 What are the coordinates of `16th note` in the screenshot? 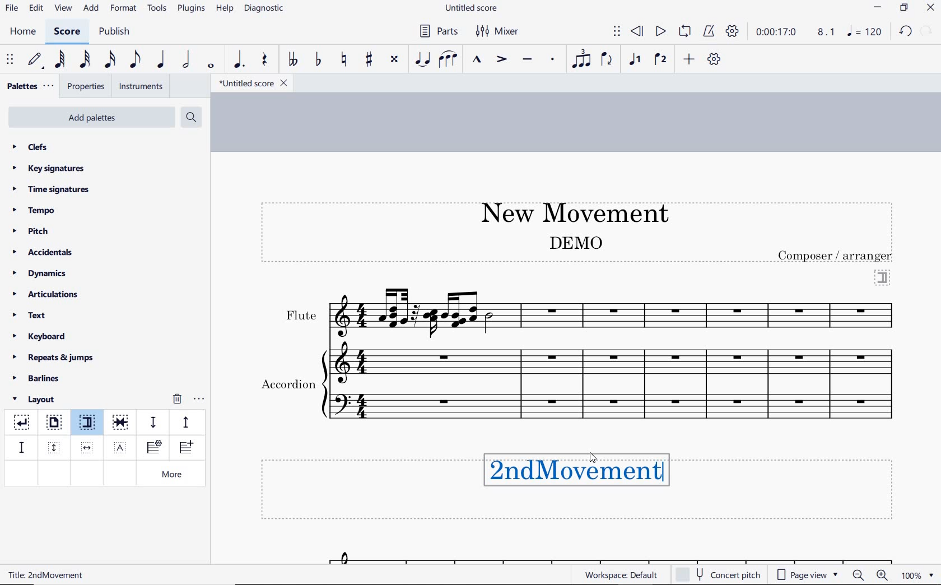 It's located at (110, 60).